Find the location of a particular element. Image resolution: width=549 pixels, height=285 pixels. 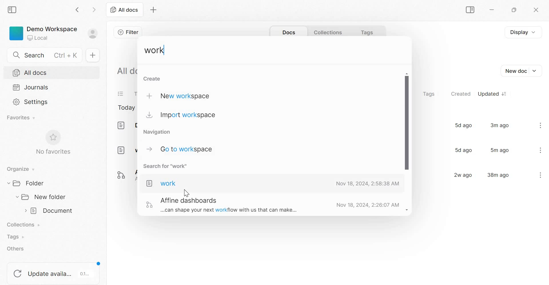

Today . 3 is located at coordinates (126, 108).